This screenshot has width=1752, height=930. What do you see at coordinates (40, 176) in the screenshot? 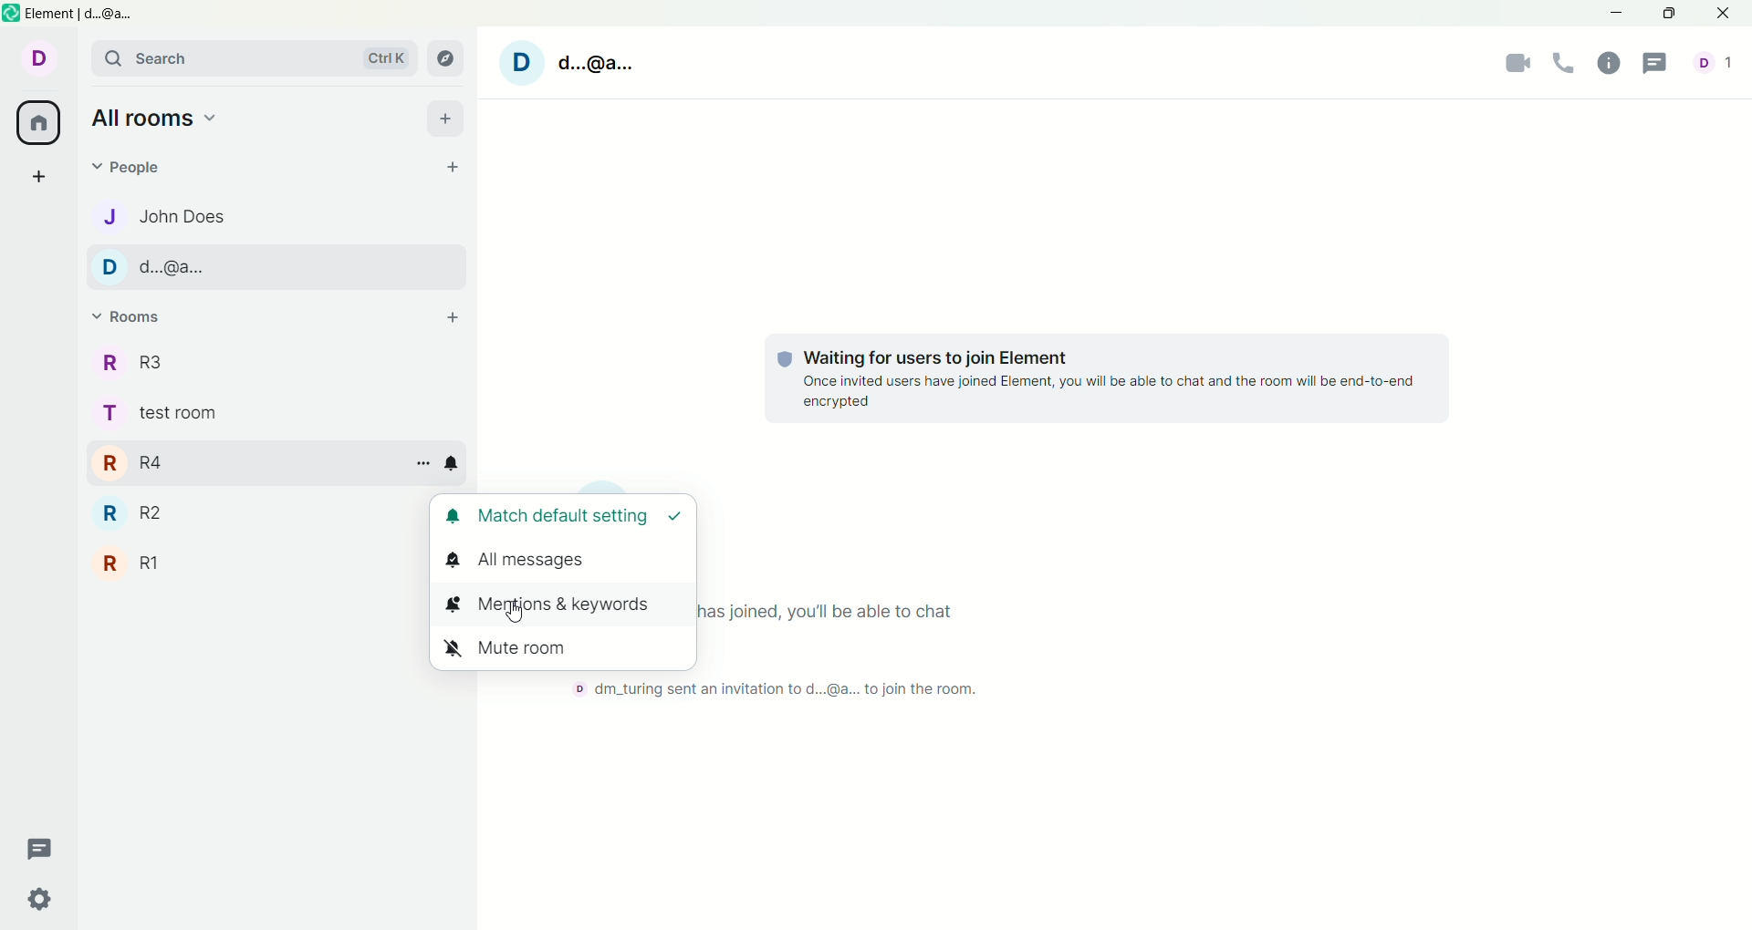
I see `create a space` at bounding box center [40, 176].